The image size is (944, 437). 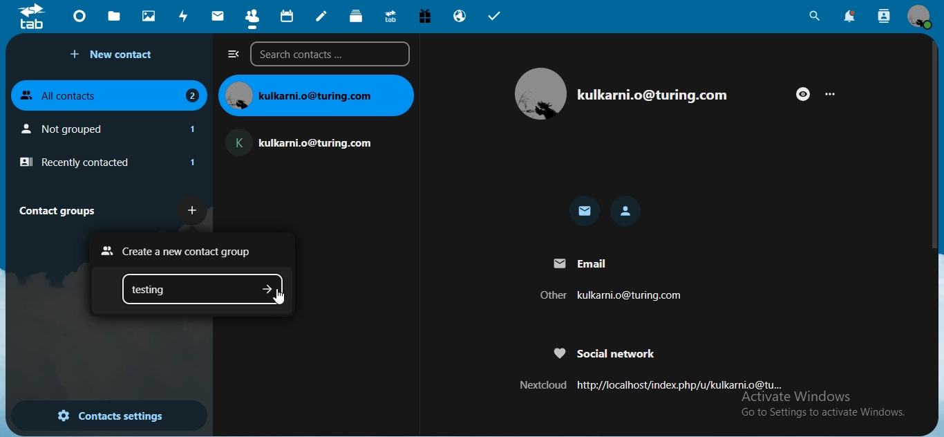 I want to click on synology, so click(x=390, y=15).